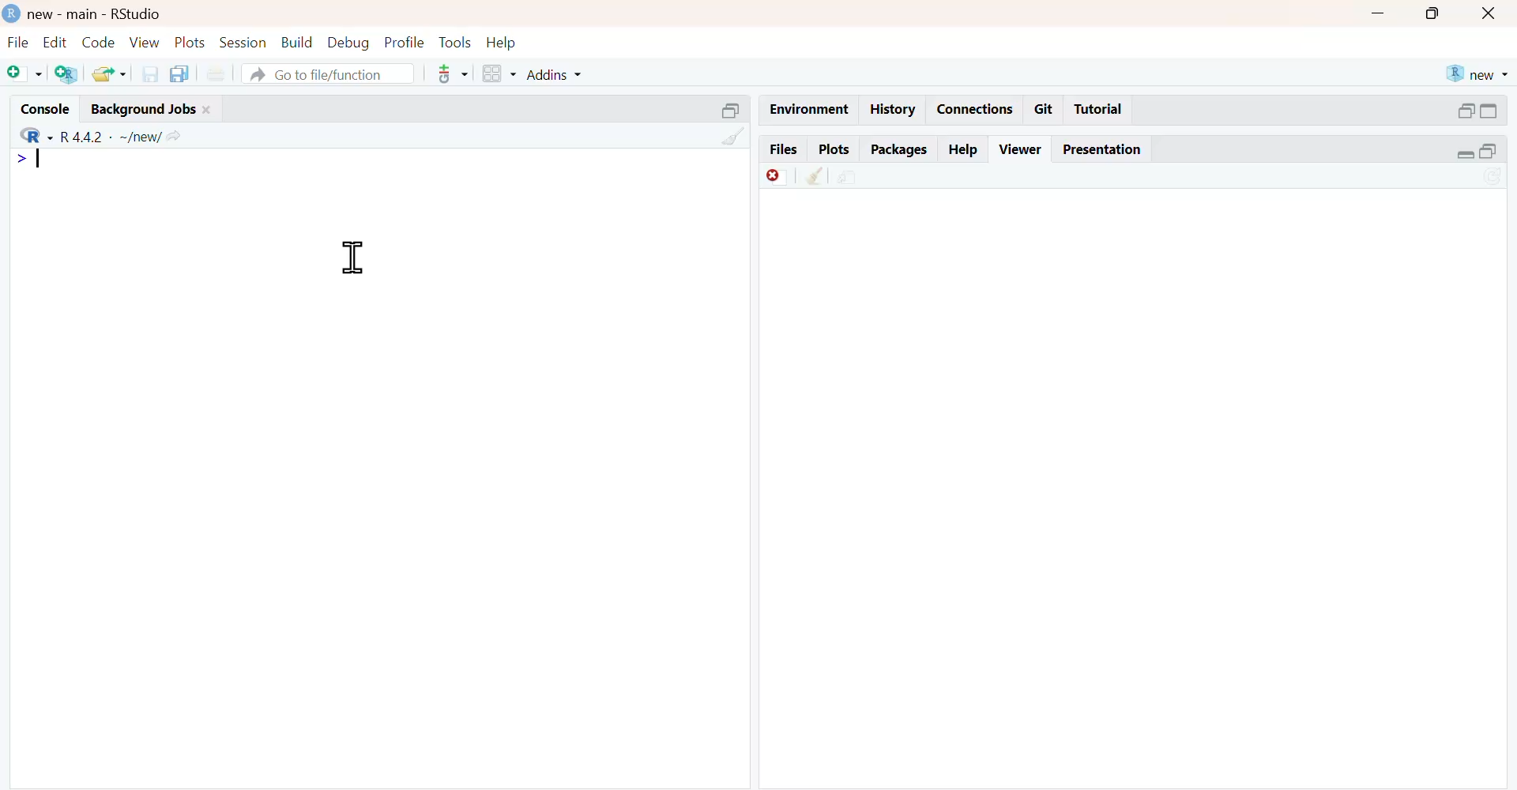 This screenshot has height=790, width=1517. Describe the element at coordinates (1097, 110) in the screenshot. I see `tutorial` at that location.